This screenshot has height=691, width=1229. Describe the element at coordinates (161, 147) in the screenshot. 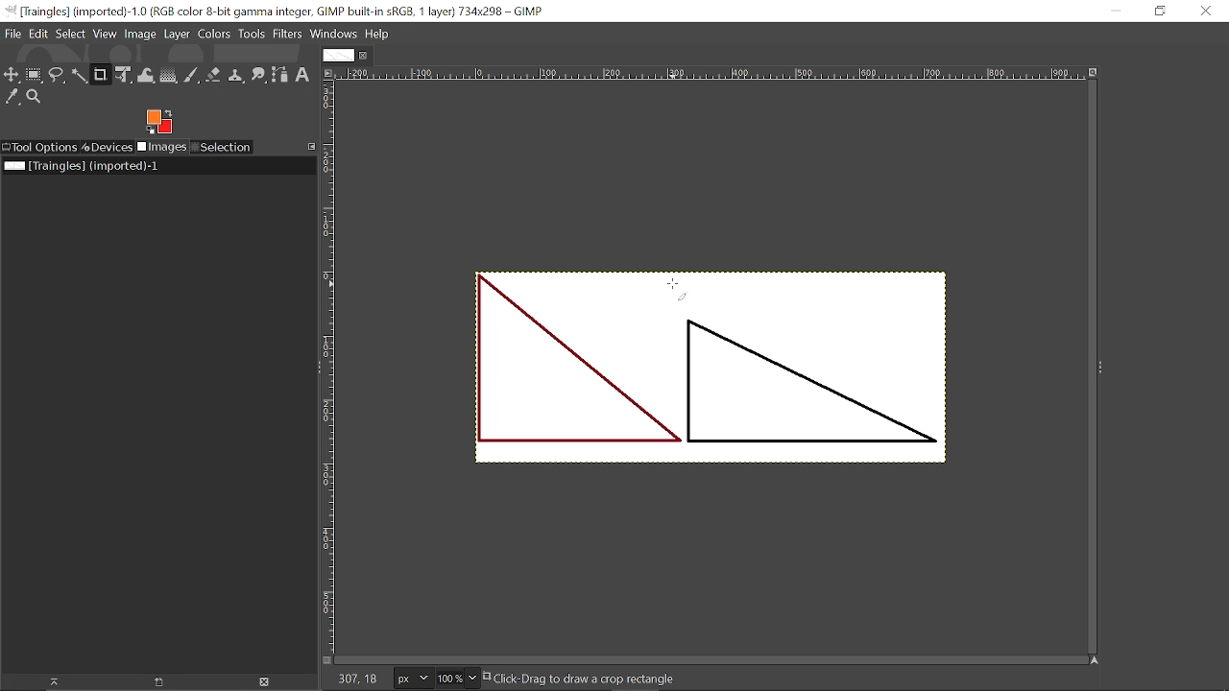

I see `Images` at that location.